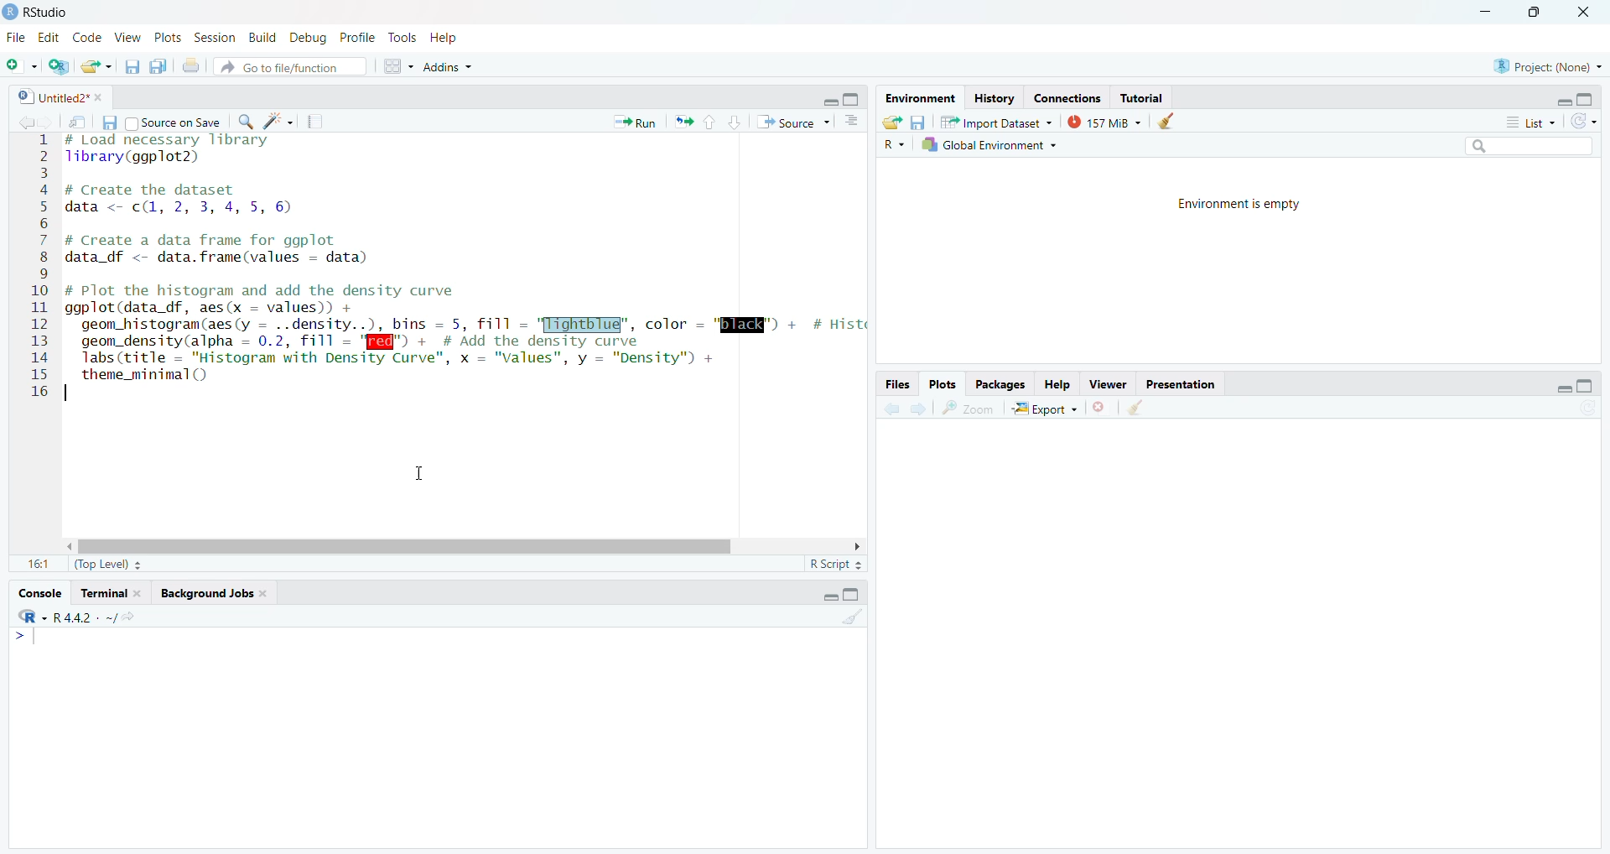 The image size is (1610, 854). Describe the element at coordinates (1529, 145) in the screenshot. I see `search` at that location.